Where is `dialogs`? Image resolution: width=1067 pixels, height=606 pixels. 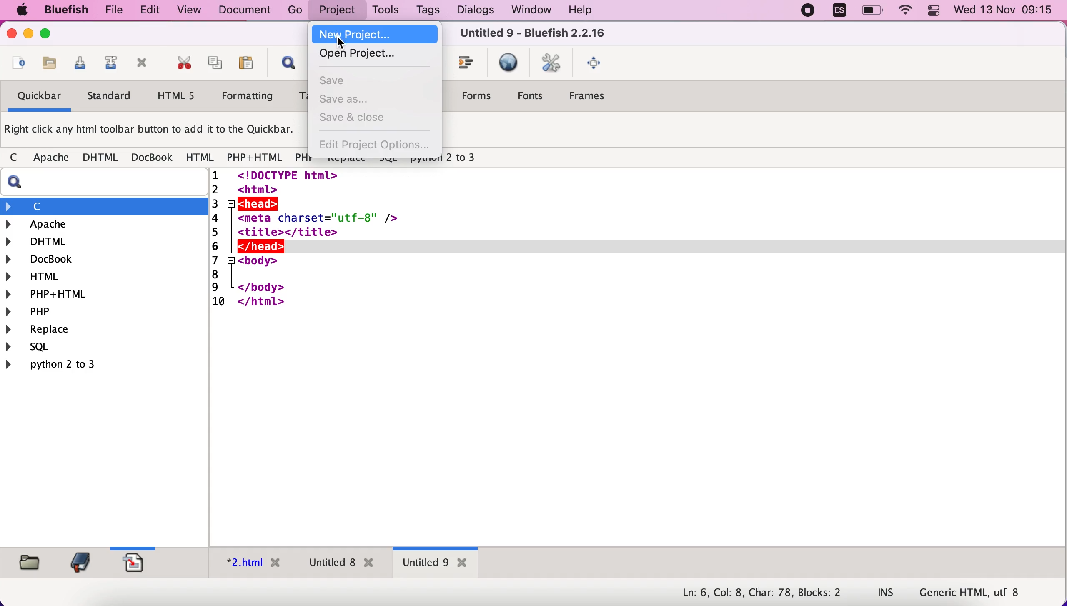 dialogs is located at coordinates (473, 10).